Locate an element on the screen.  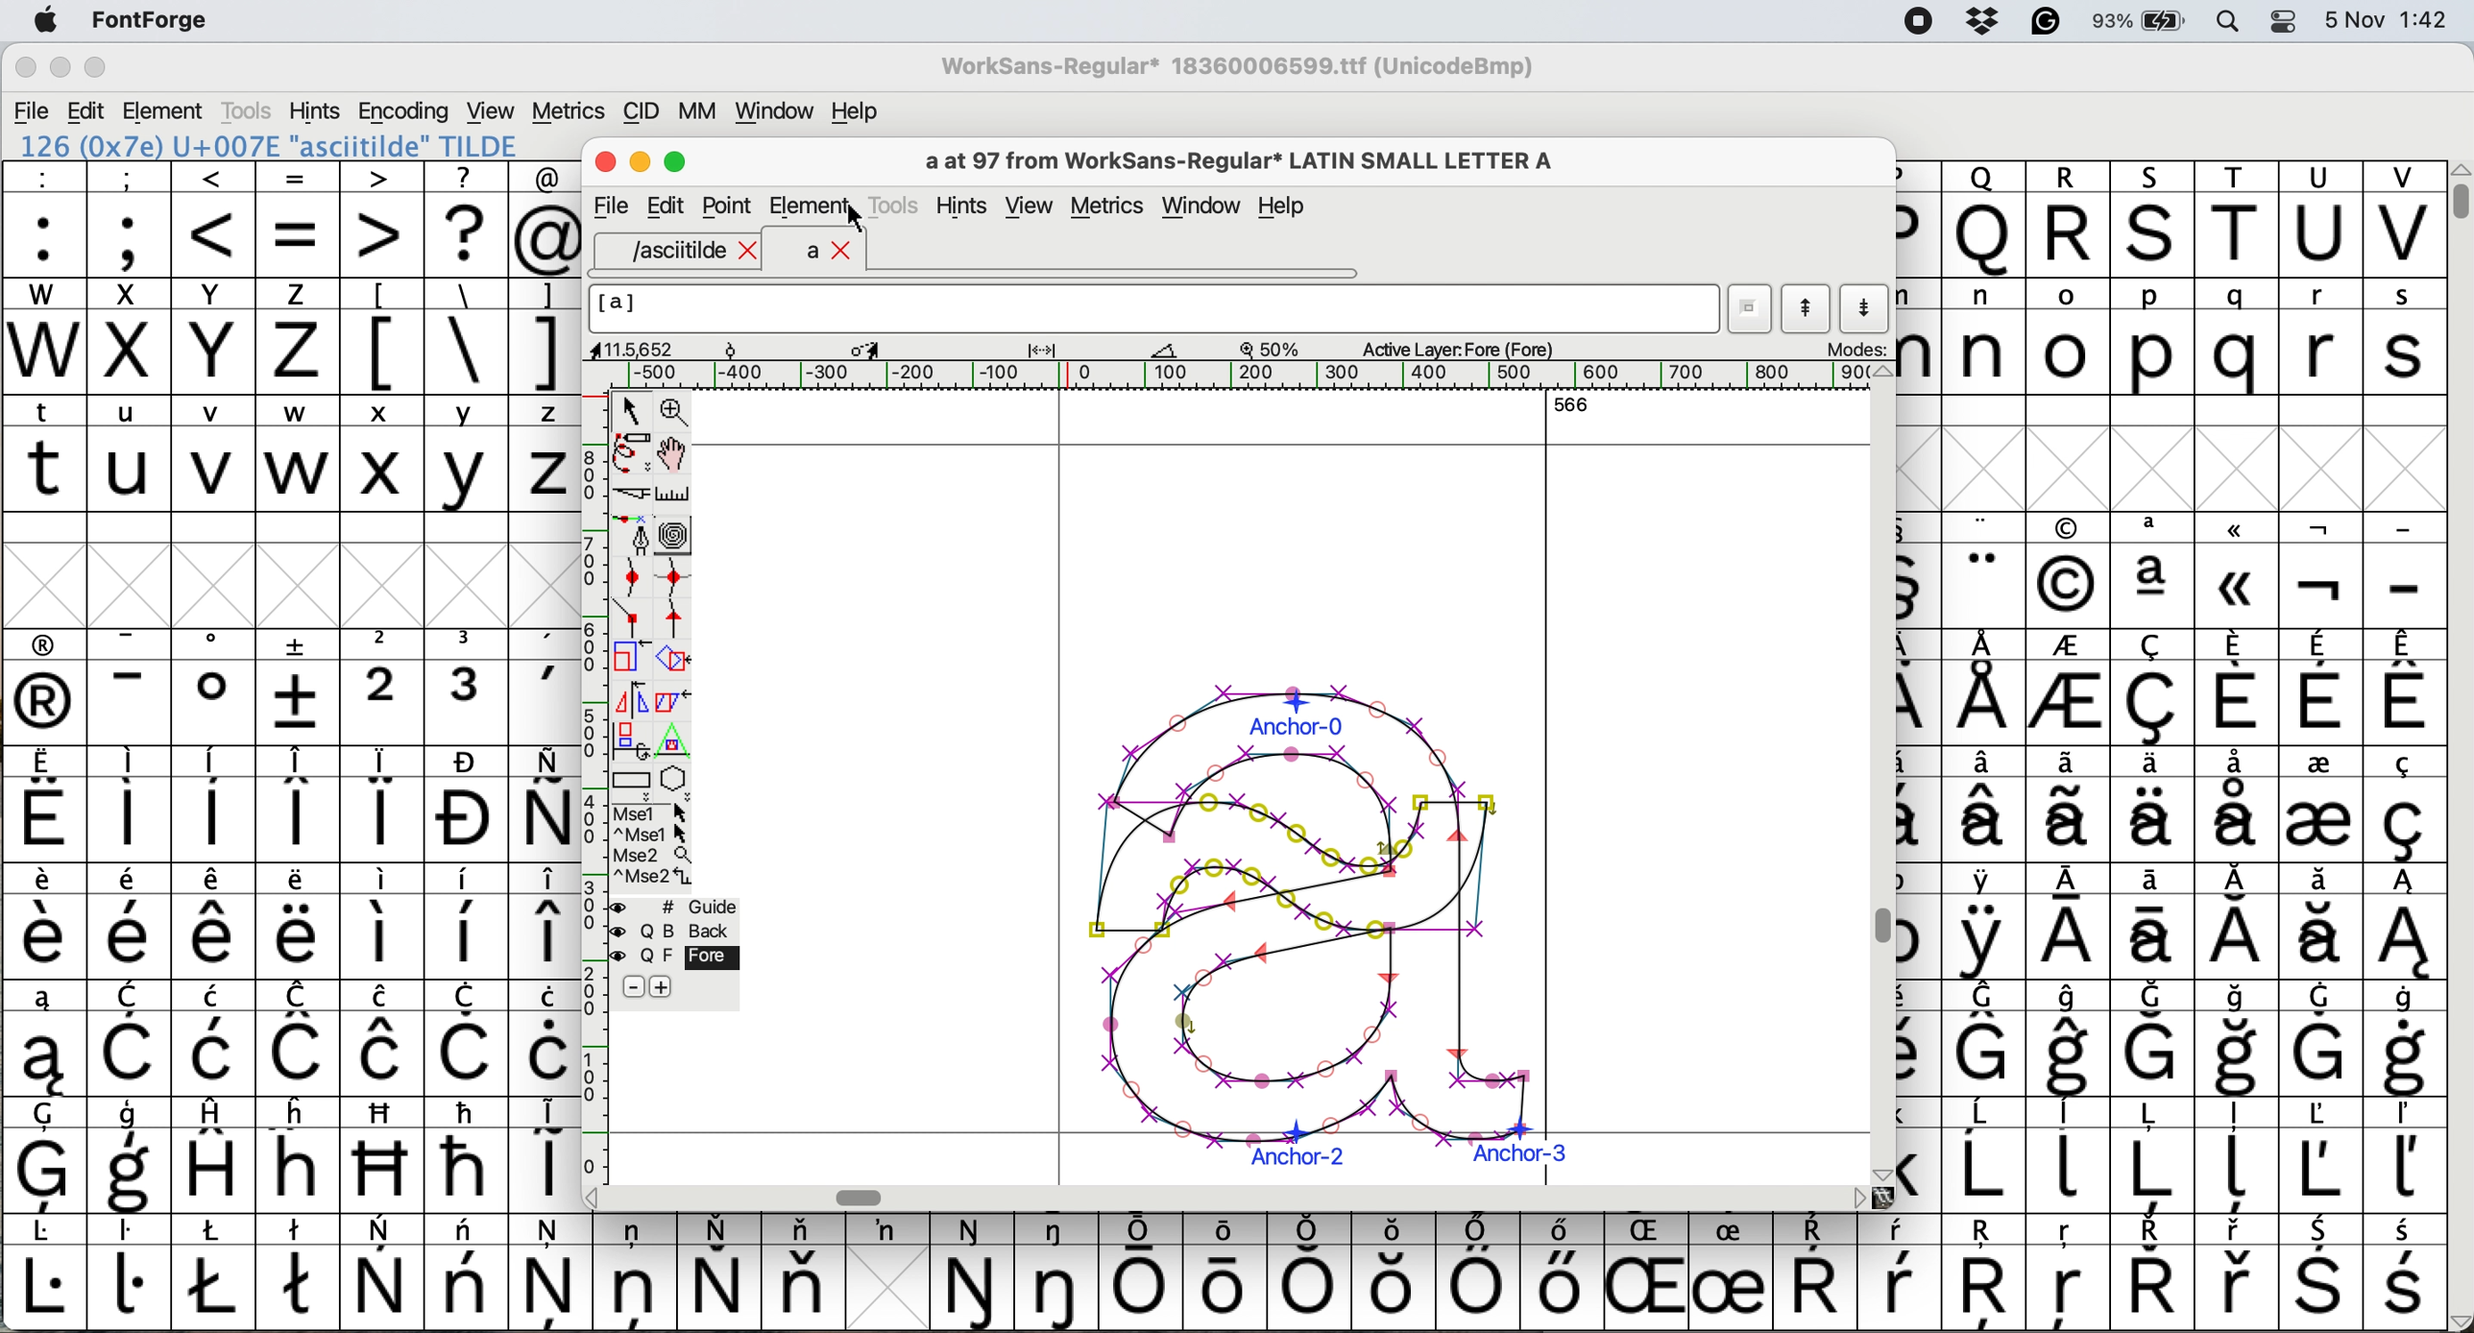
symbol is located at coordinates (216, 922).